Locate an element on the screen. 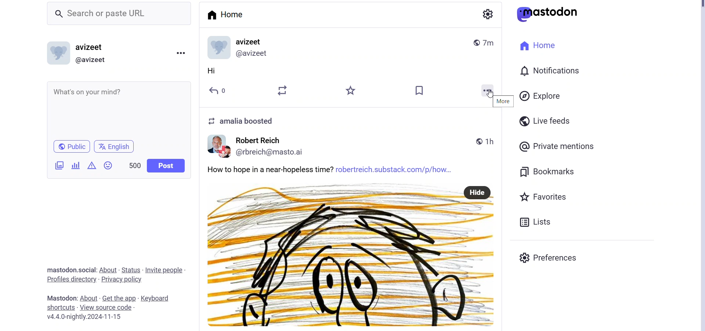  Profile Photo is located at coordinates (59, 52).